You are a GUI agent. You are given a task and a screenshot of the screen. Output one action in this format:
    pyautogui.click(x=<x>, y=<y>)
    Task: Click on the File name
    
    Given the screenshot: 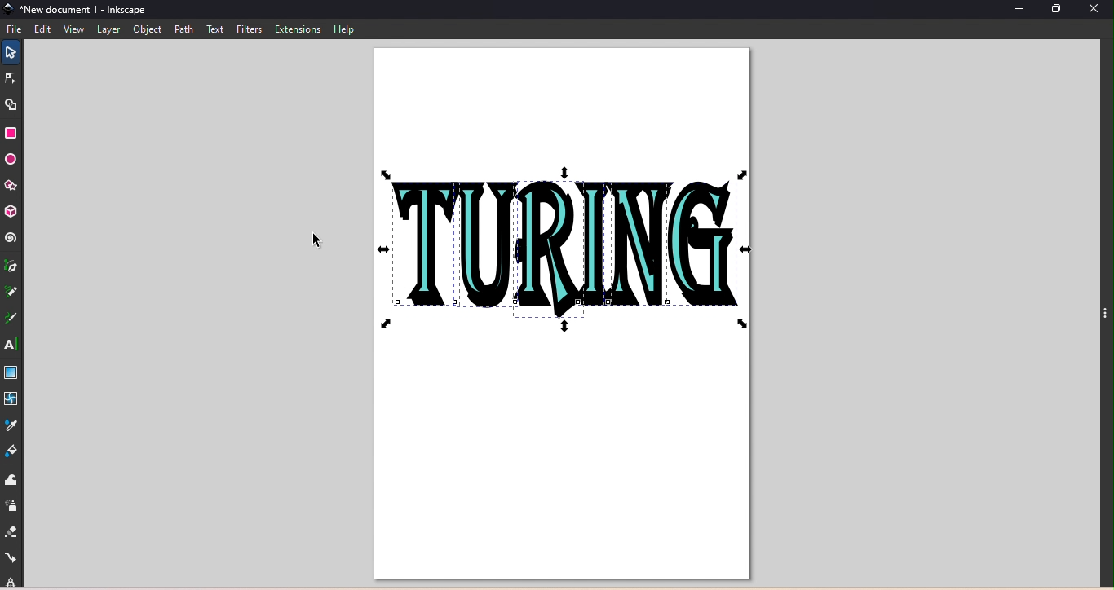 What is the action you would take?
    pyautogui.click(x=77, y=11)
    